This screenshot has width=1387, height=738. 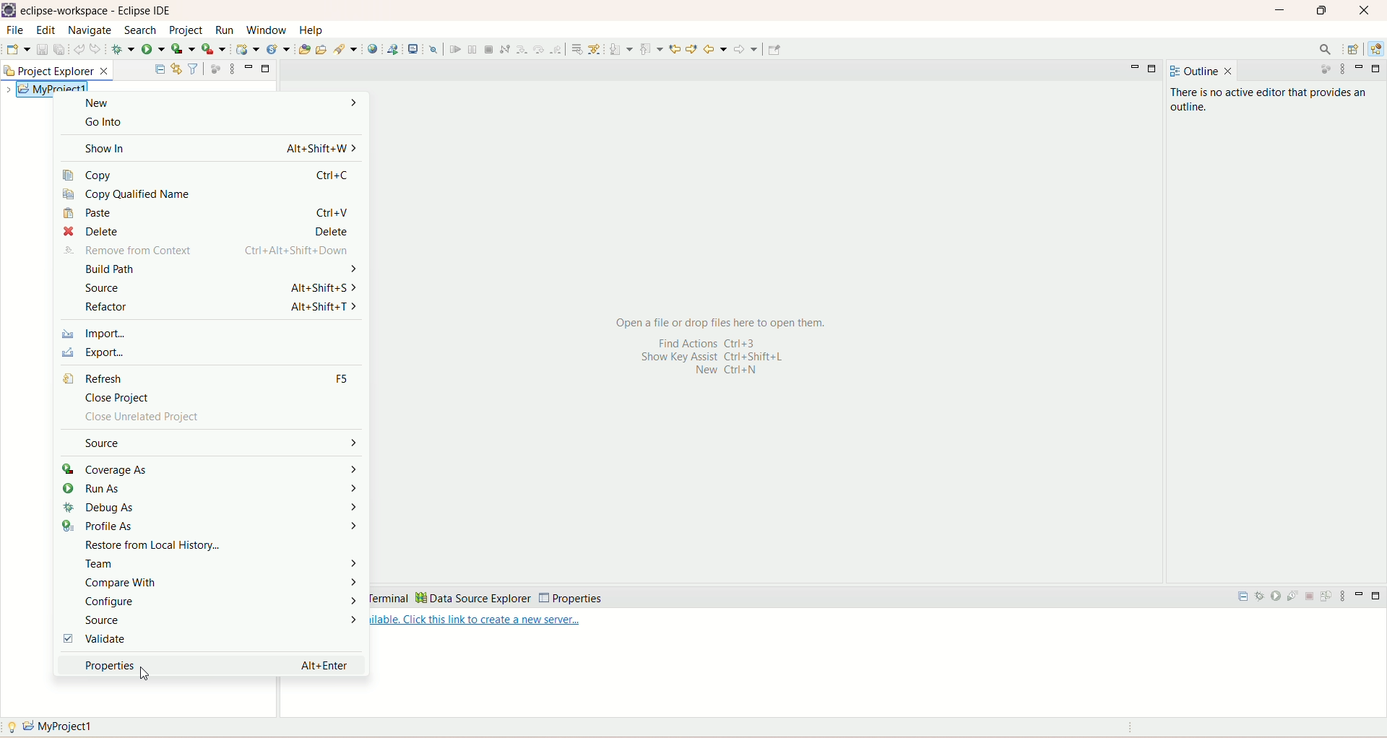 What do you see at coordinates (209, 566) in the screenshot?
I see `team` at bounding box center [209, 566].